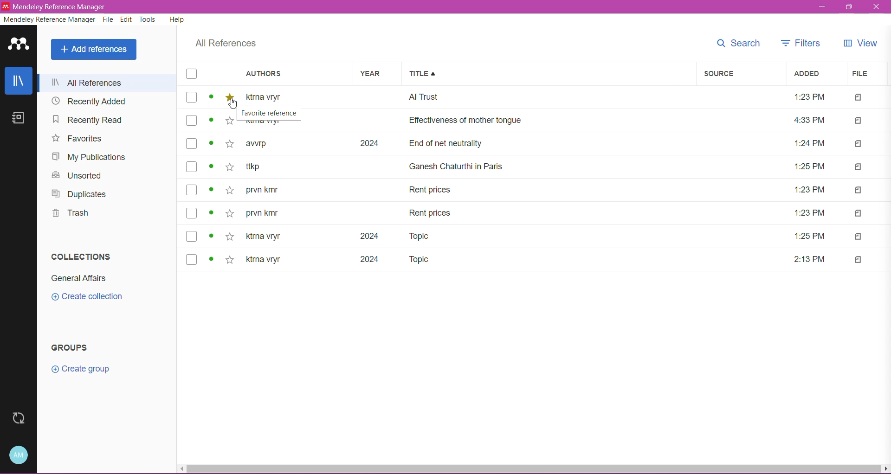 The height and width of the screenshot is (474, 891). What do you see at coordinates (230, 237) in the screenshot?
I see `Add to favorite` at bounding box center [230, 237].